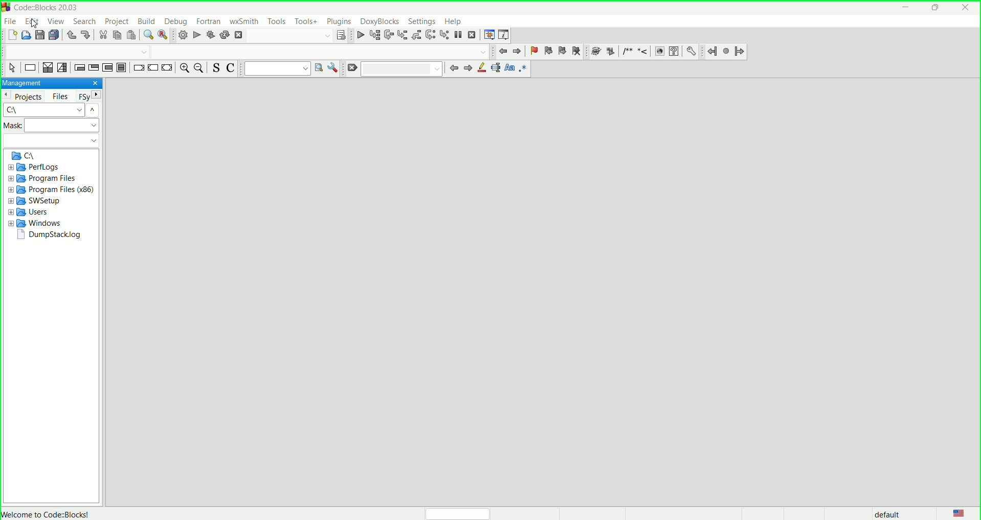 The width and height of the screenshot is (981, 520). I want to click on run, so click(196, 35).